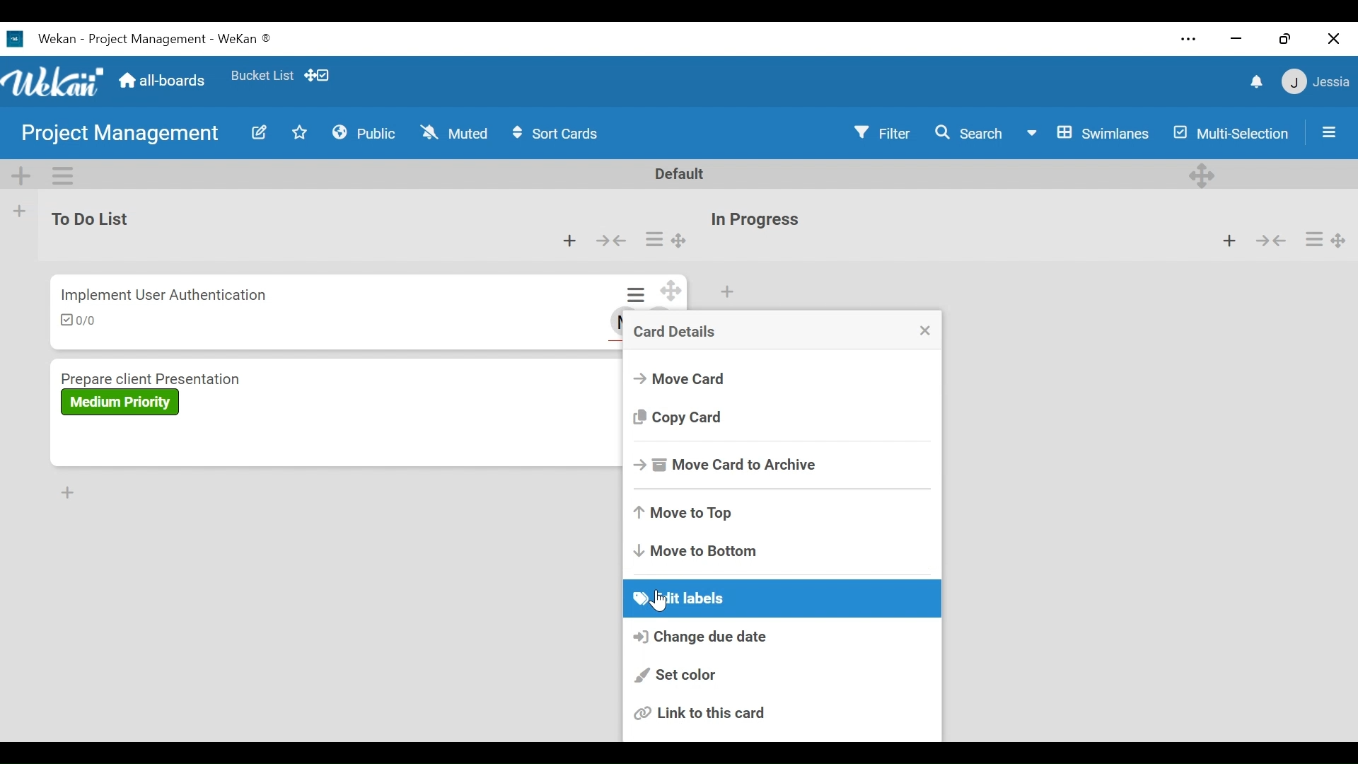  What do you see at coordinates (682, 380) in the screenshot?
I see `Move Card` at bounding box center [682, 380].